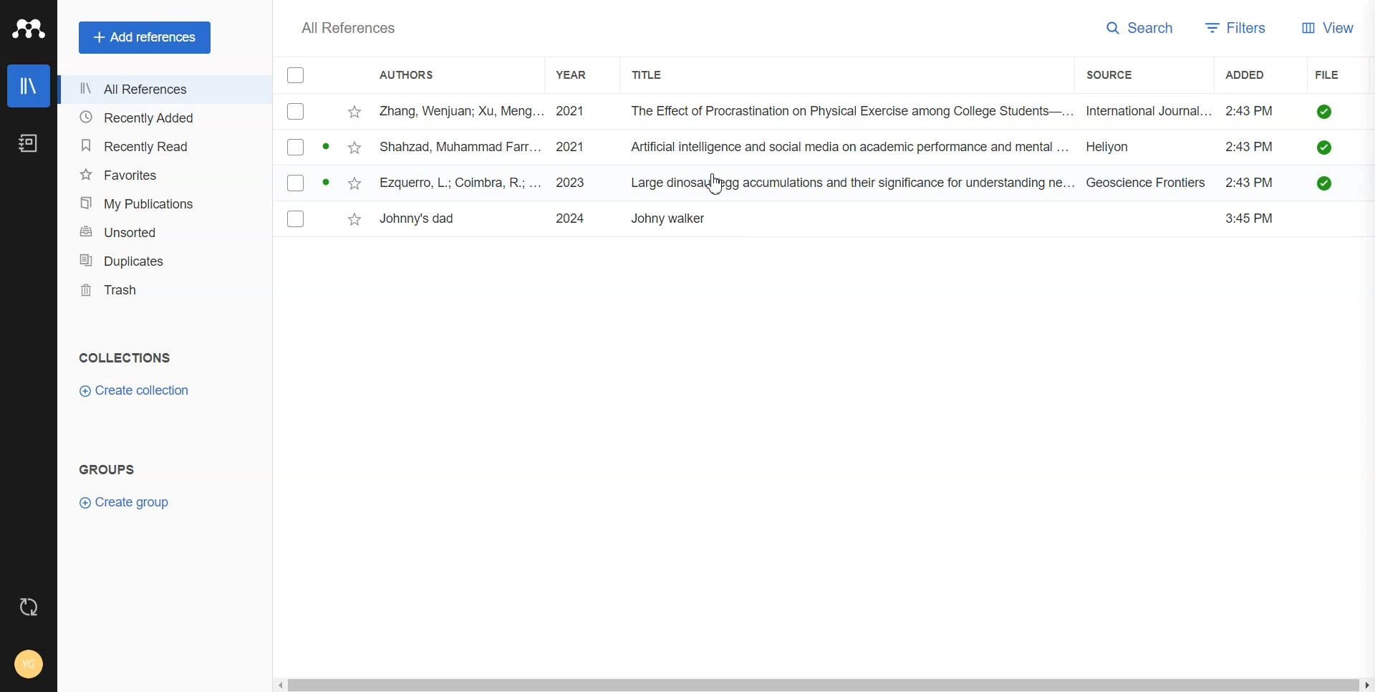 This screenshot has height=692, width=1375. What do you see at coordinates (849, 110) in the screenshot?
I see `The Effect of Procrastination on Physical Exercise among College Students` at bounding box center [849, 110].